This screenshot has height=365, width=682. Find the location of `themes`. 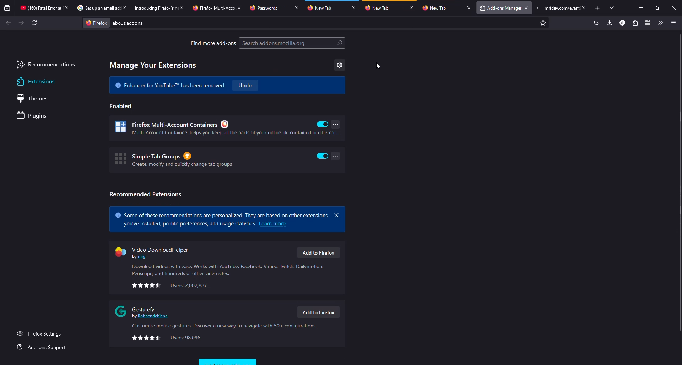

themes is located at coordinates (36, 98).